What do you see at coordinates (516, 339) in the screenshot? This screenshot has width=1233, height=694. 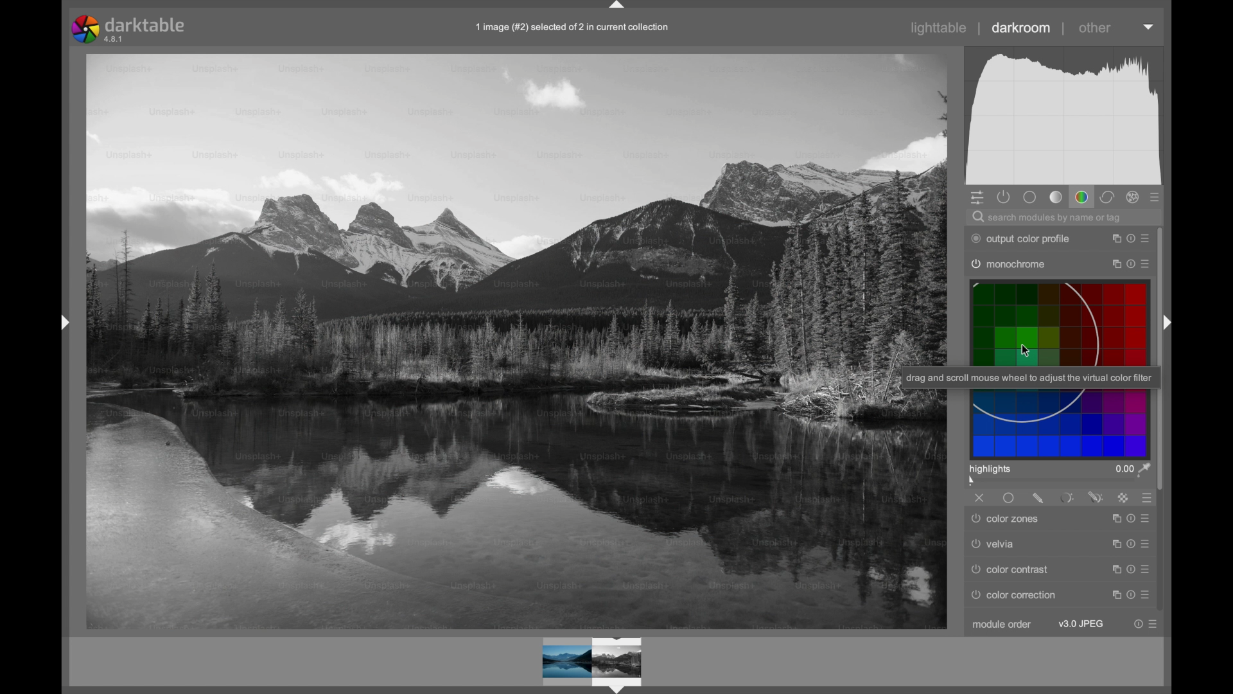 I see `photo preview` at bounding box center [516, 339].